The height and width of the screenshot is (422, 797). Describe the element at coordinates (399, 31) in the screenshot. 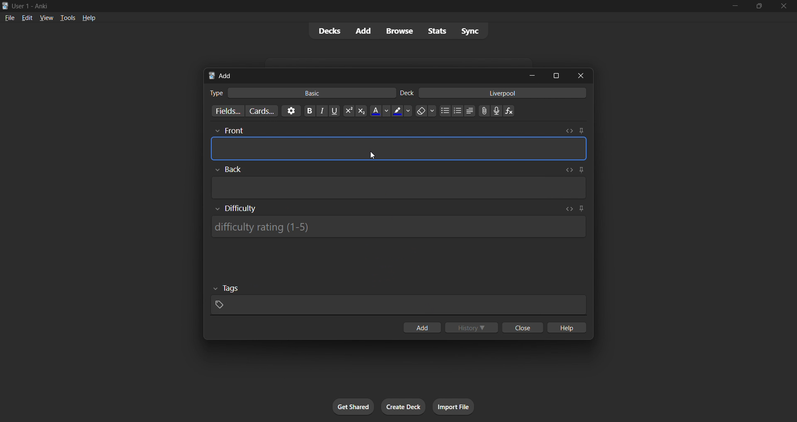

I see `browse` at that location.